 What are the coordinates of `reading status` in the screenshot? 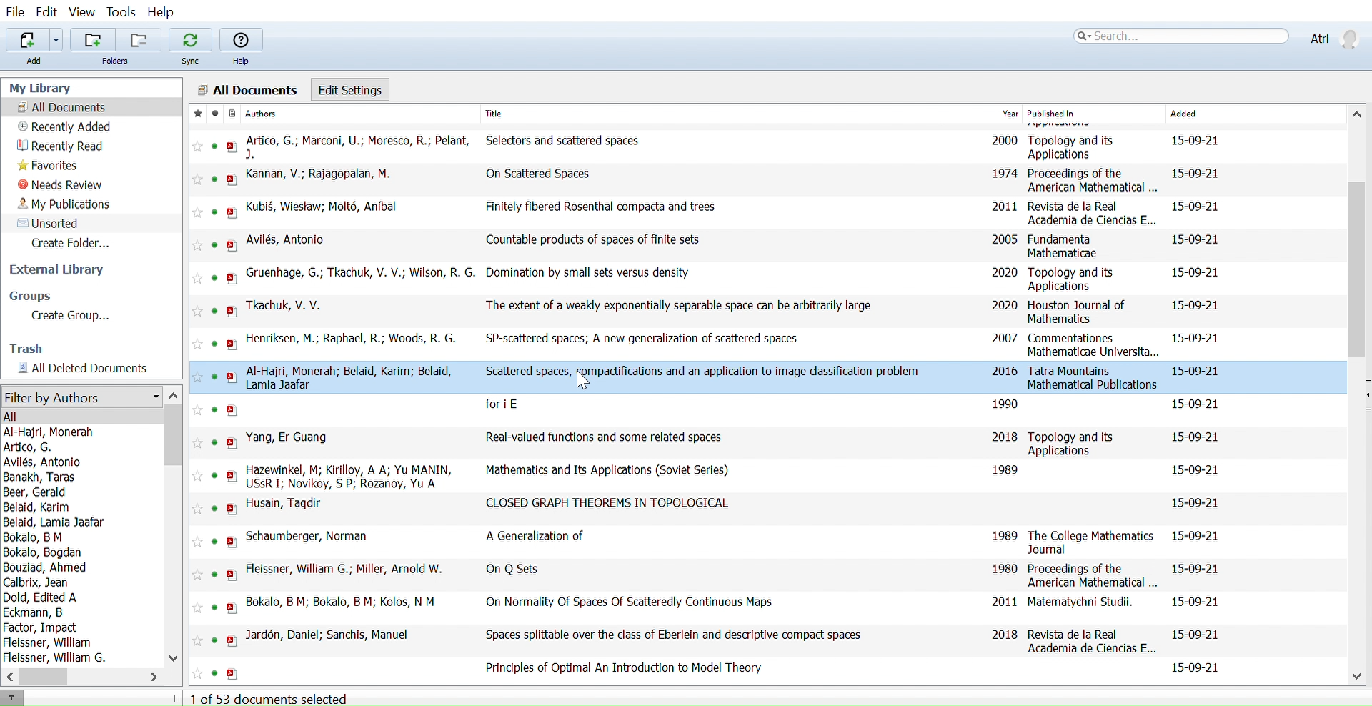 It's located at (214, 542).